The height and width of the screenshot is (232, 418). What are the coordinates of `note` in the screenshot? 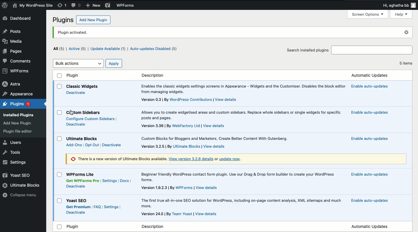 It's located at (117, 159).